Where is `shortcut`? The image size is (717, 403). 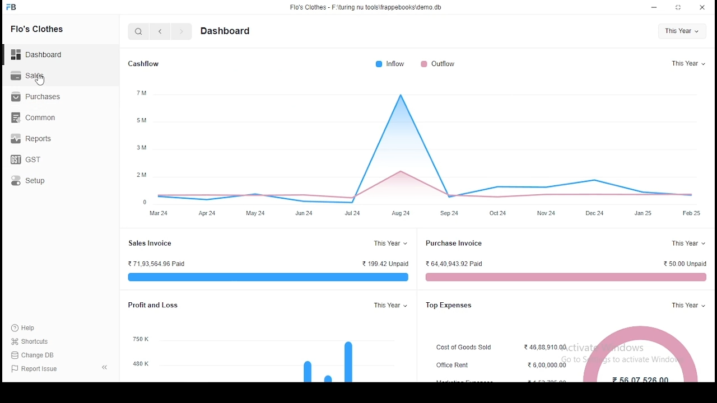
shortcut is located at coordinates (33, 342).